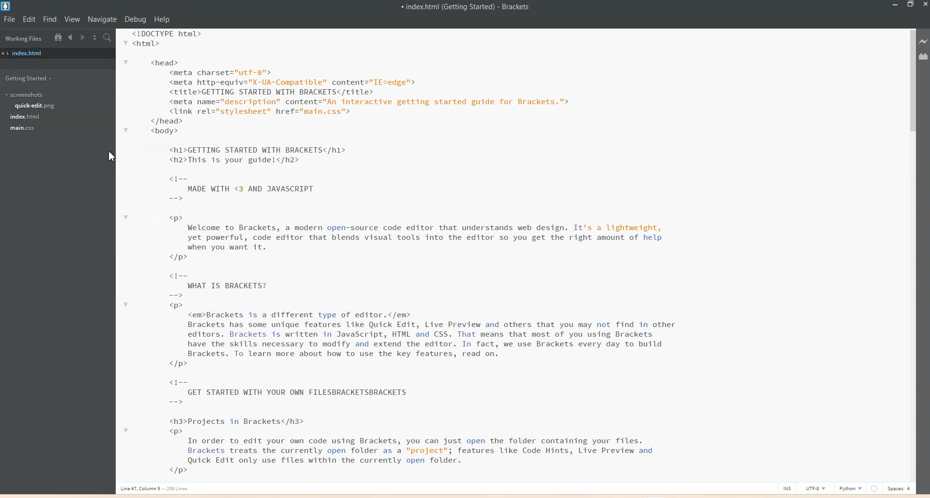 This screenshot has width=930, height=498. Describe the element at coordinates (26, 117) in the screenshot. I see `index.html` at that location.